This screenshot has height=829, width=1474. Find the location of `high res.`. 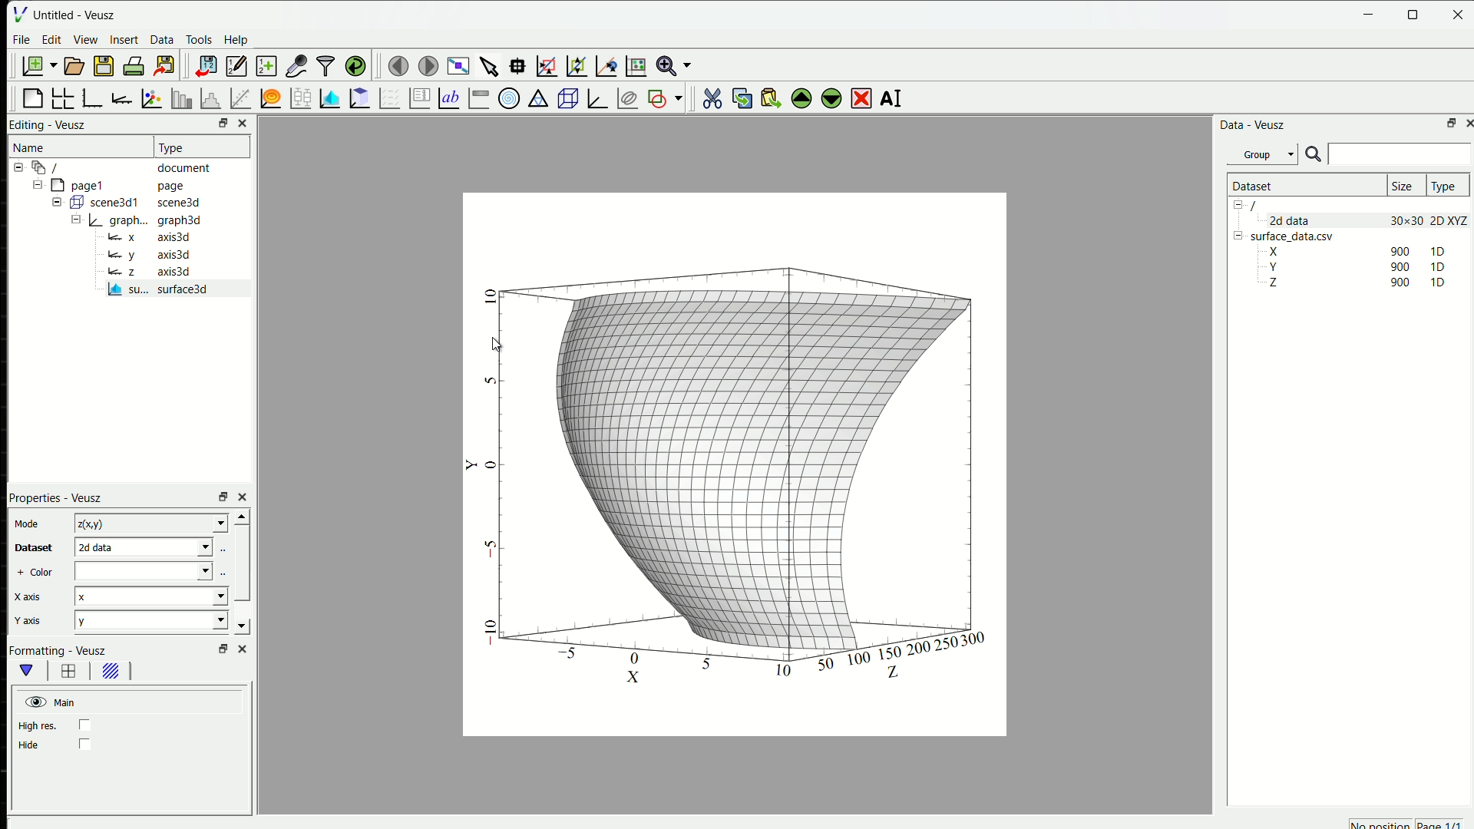

high res. is located at coordinates (38, 727).